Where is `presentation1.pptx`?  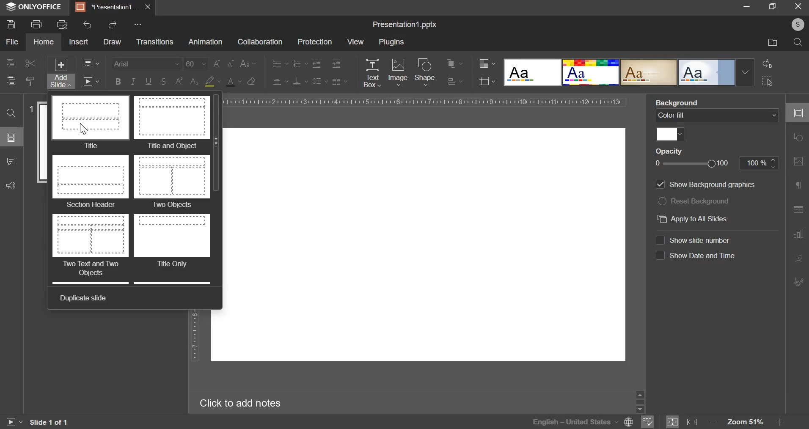 presentation1.pptx is located at coordinates (405, 23).